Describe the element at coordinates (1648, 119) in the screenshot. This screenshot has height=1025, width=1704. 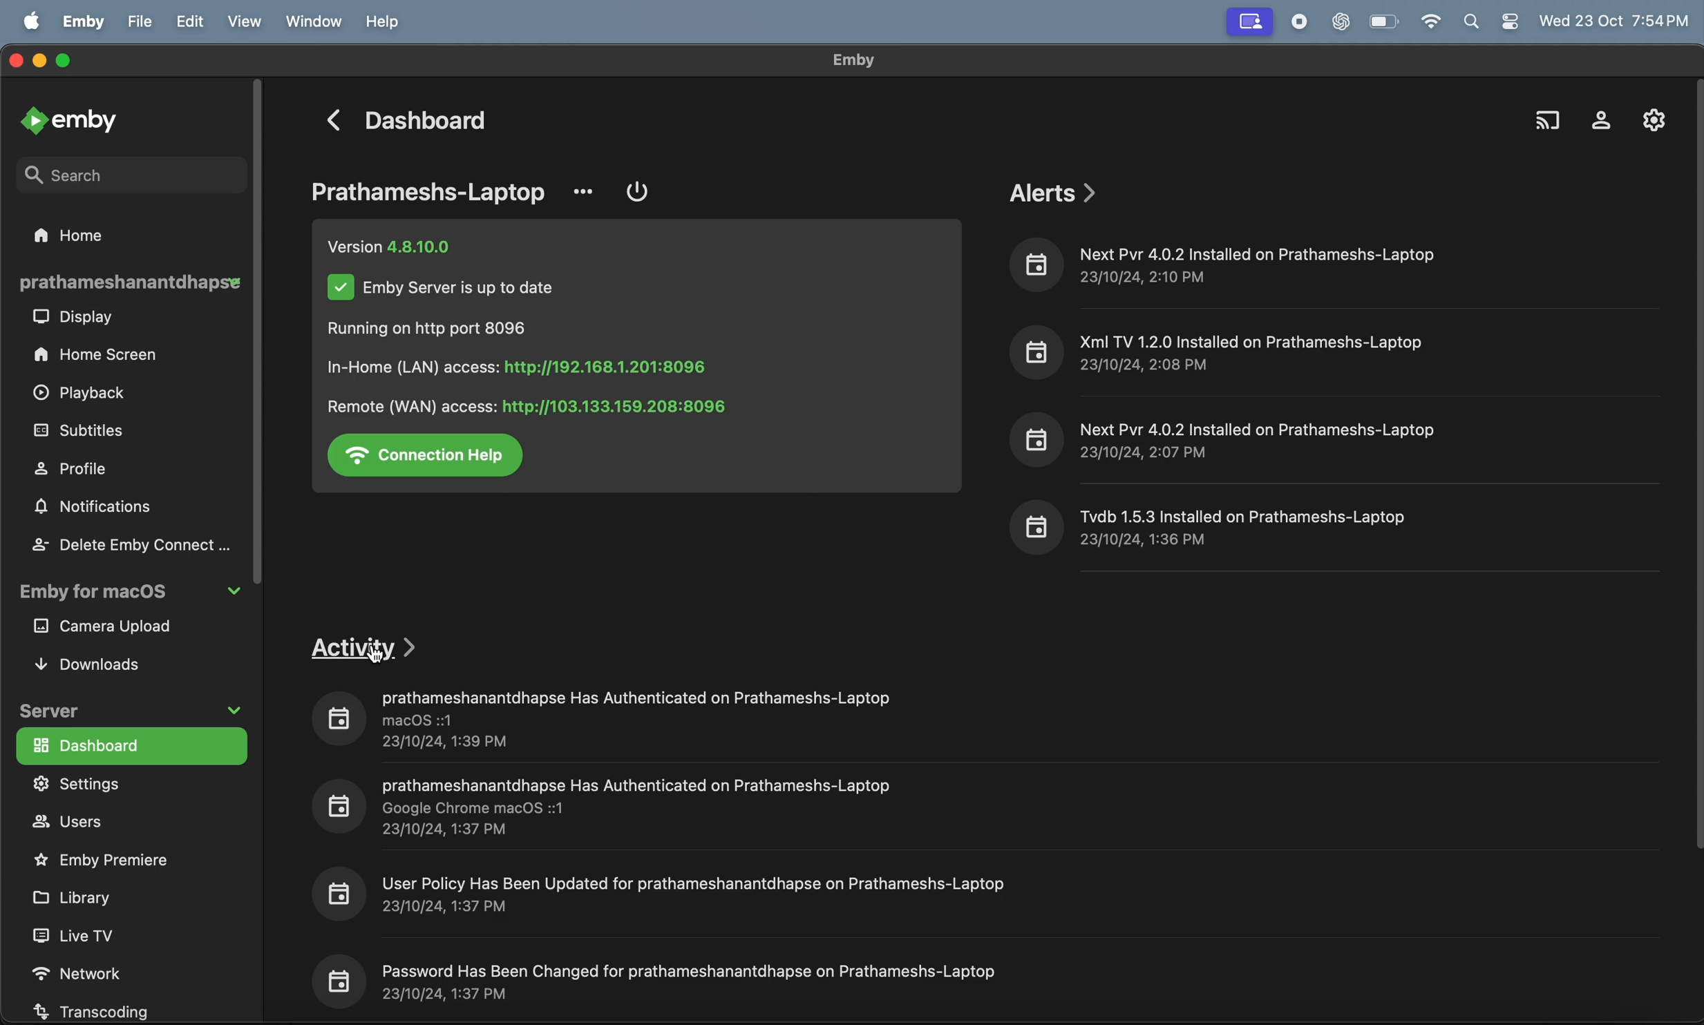
I see `settings` at that location.